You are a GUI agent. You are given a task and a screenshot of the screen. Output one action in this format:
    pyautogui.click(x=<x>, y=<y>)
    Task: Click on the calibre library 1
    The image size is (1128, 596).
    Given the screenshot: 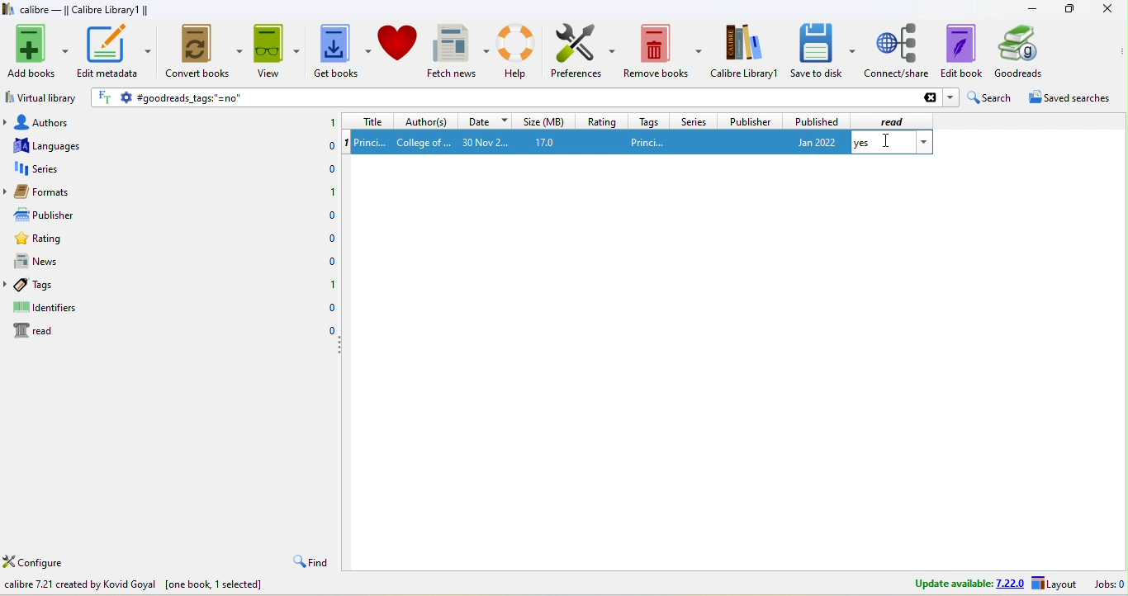 What is the action you would take?
    pyautogui.click(x=745, y=50)
    